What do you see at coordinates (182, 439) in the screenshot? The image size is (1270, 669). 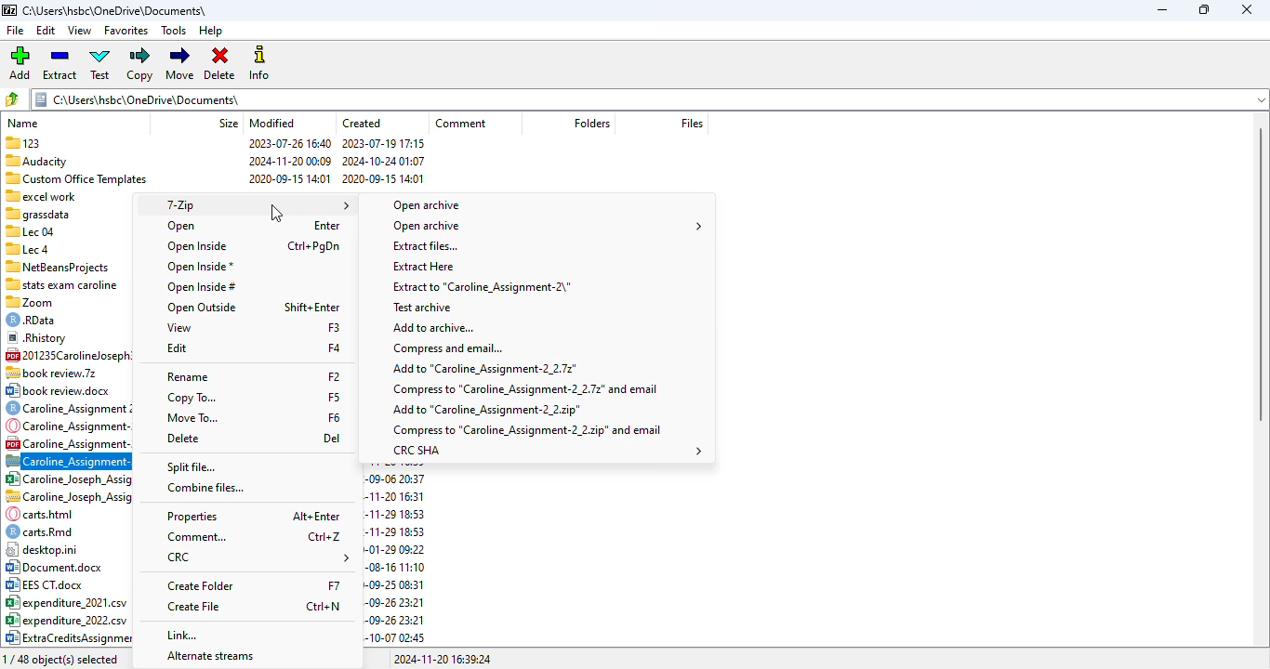 I see `delete` at bounding box center [182, 439].